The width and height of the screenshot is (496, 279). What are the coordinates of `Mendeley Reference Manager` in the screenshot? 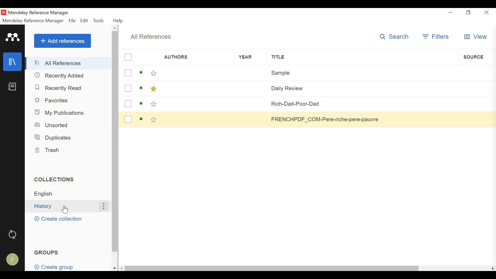 It's located at (38, 13).